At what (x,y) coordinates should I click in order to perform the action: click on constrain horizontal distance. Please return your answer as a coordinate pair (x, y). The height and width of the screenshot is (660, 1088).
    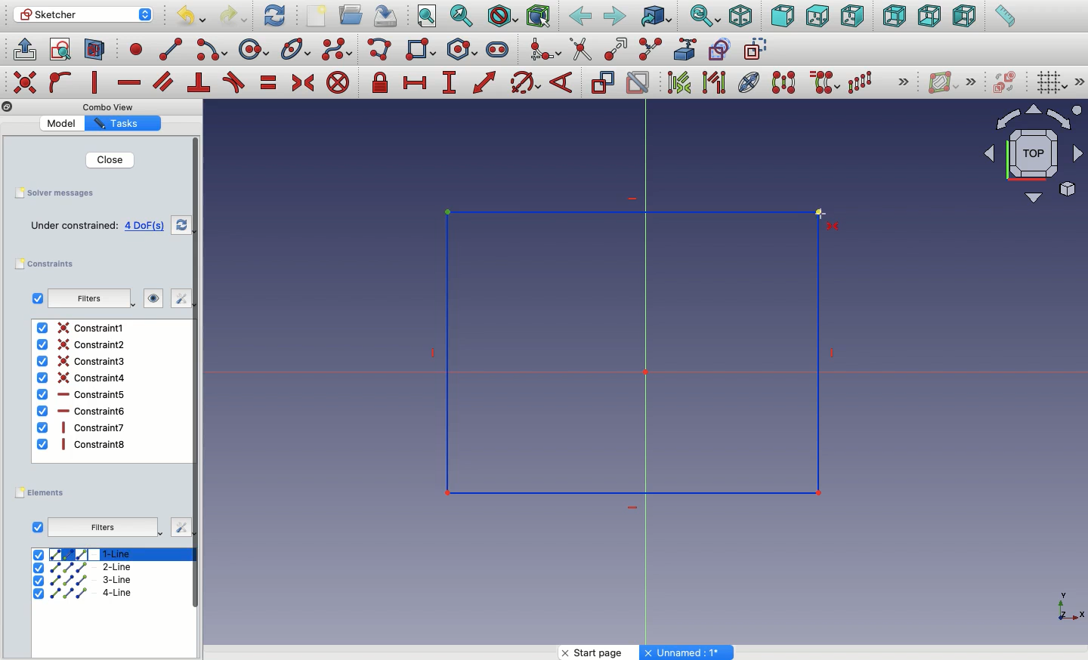
    Looking at the image, I should click on (416, 82).